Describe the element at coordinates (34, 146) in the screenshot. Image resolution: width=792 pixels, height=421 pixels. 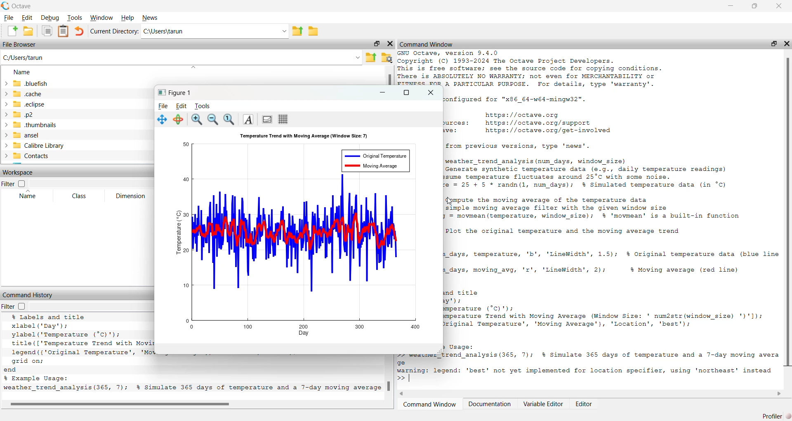
I see `Calibrel Library` at that location.